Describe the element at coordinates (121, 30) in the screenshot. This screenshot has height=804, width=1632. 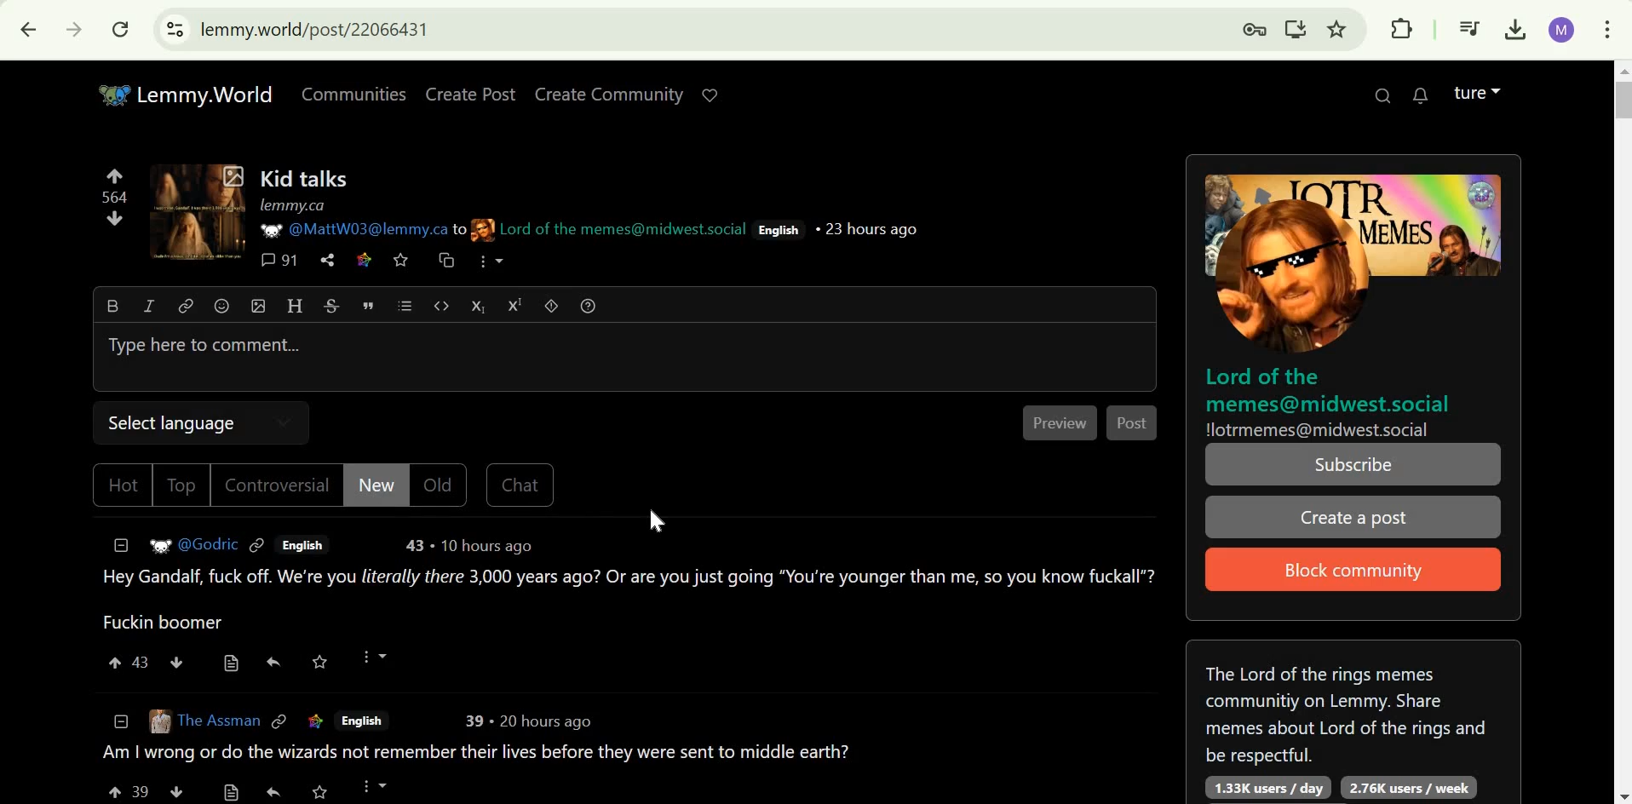
I see `Reload this page` at that location.